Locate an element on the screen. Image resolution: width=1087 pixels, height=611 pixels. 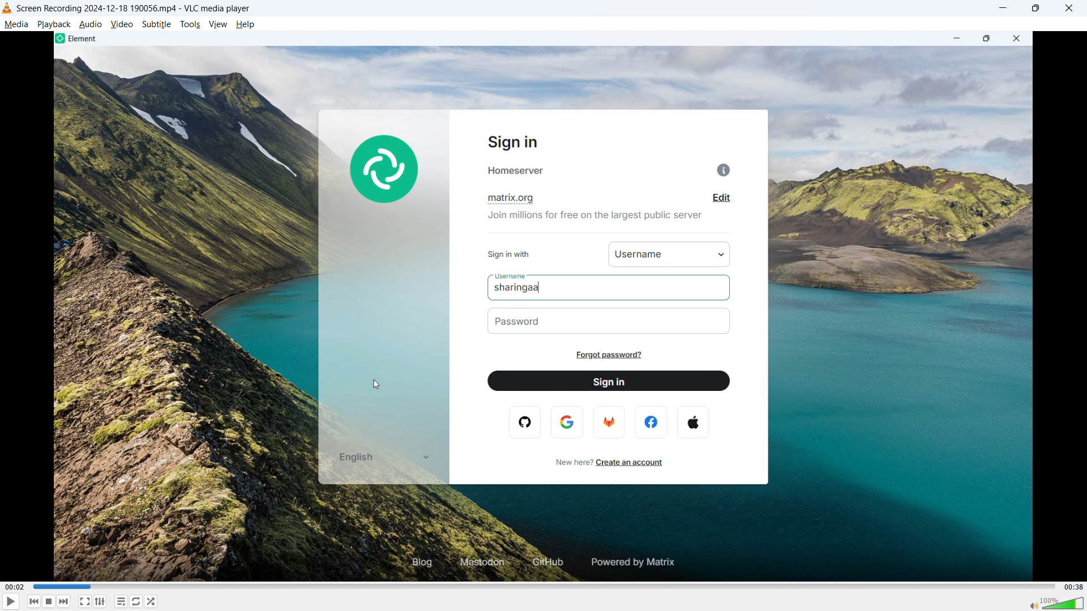
Forward or next media  is located at coordinates (64, 602).